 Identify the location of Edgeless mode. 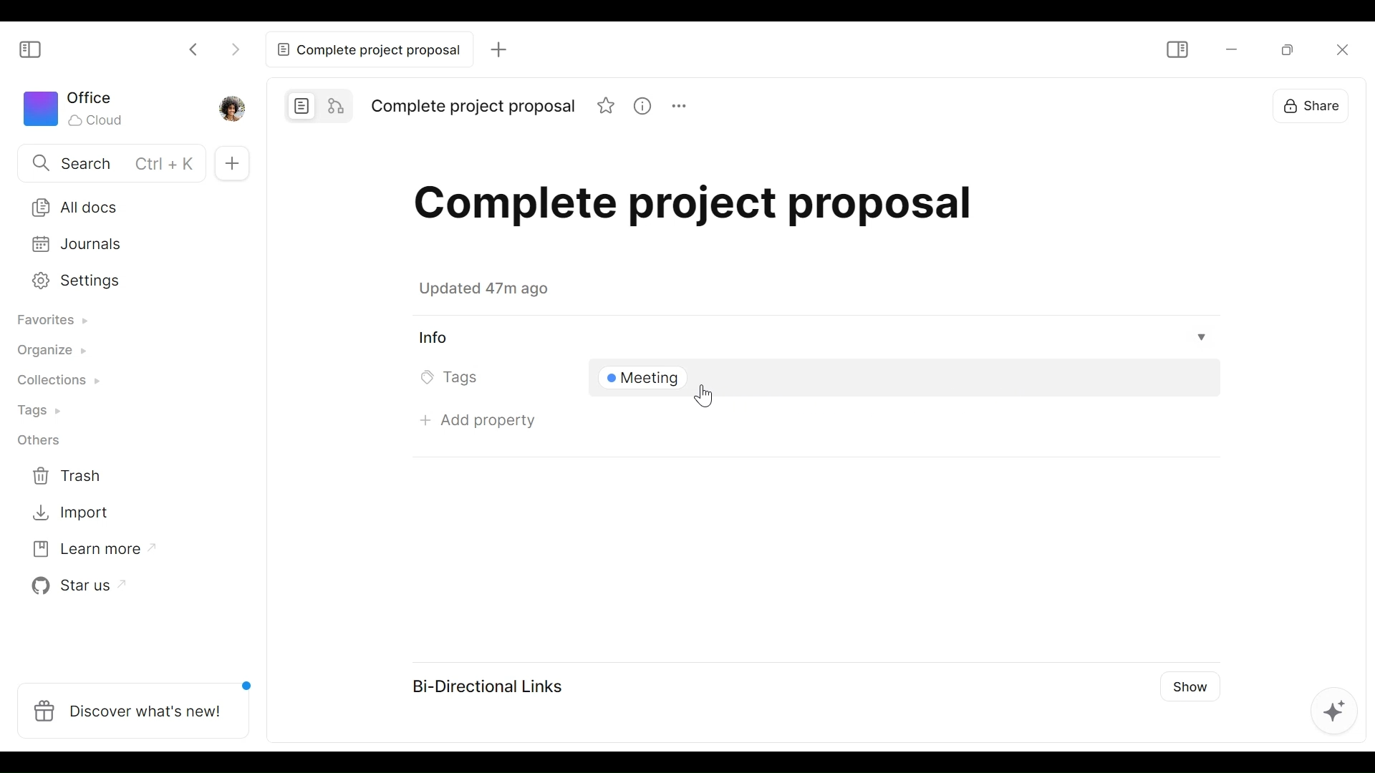
(336, 104).